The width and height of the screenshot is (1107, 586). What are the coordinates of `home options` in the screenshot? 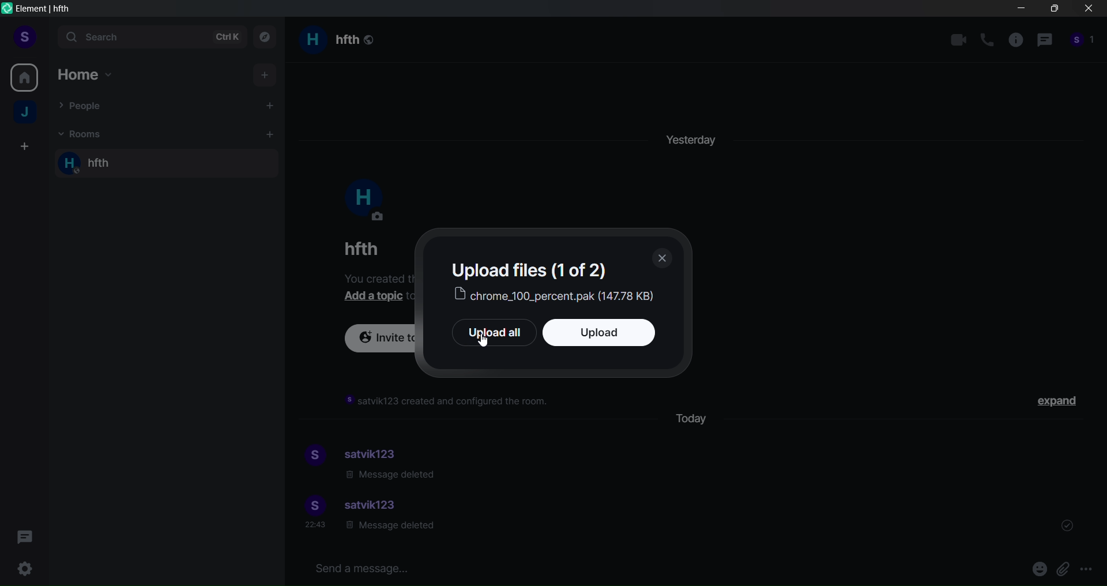 It's located at (93, 75).